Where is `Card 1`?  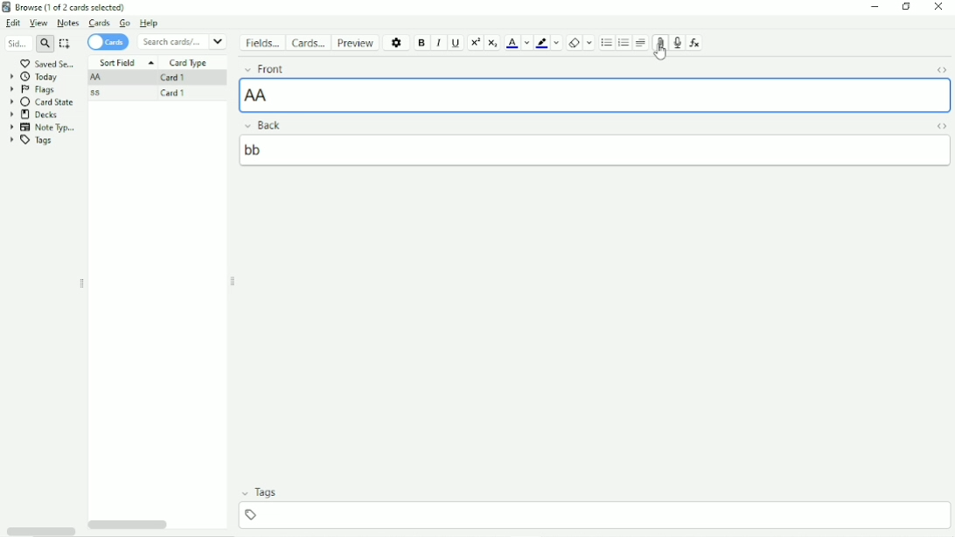 Card 1 is located at coordinates (174, 93).